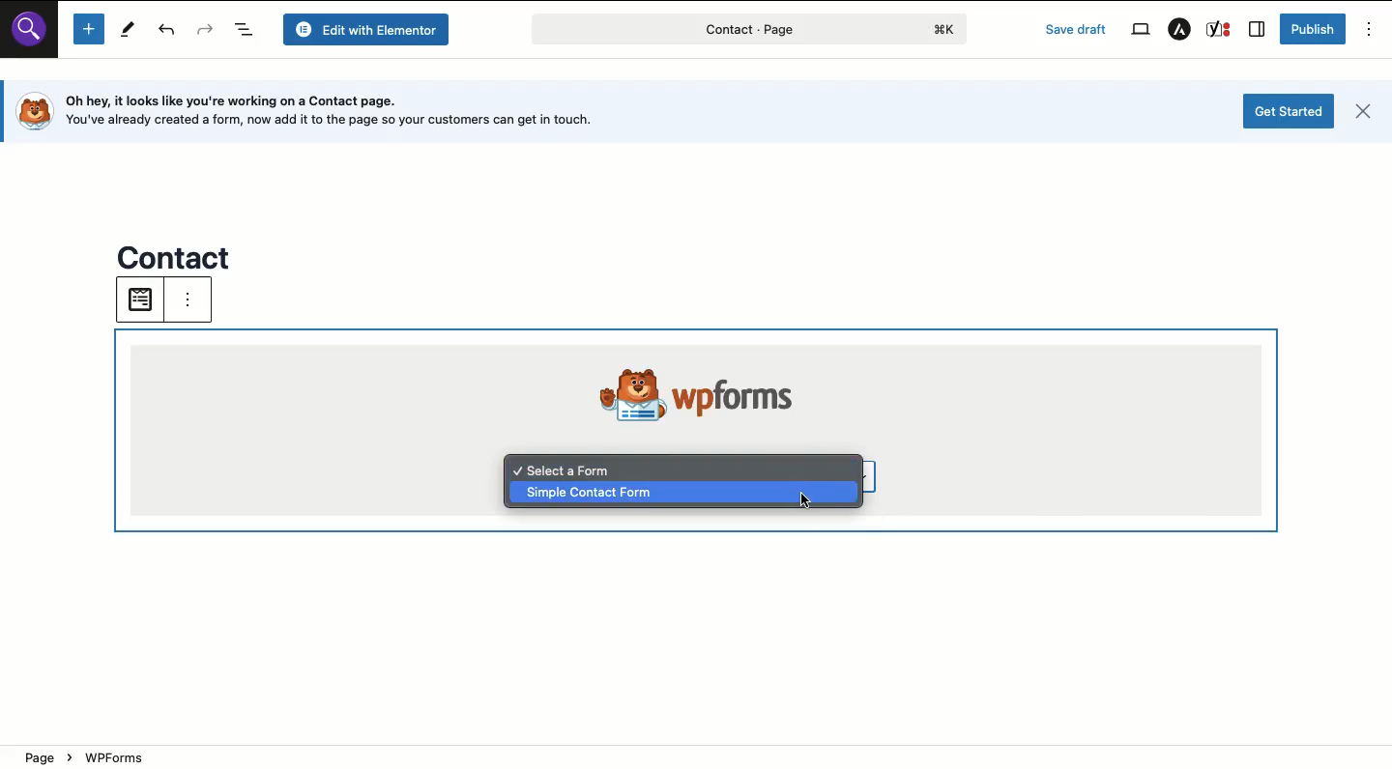  I want to click on emblem, so click(618, 390).